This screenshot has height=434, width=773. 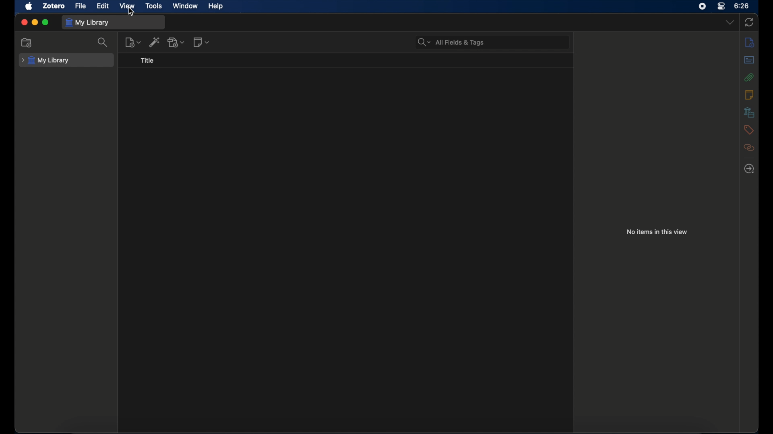 I want to click on window, so click(x=185, y=5).